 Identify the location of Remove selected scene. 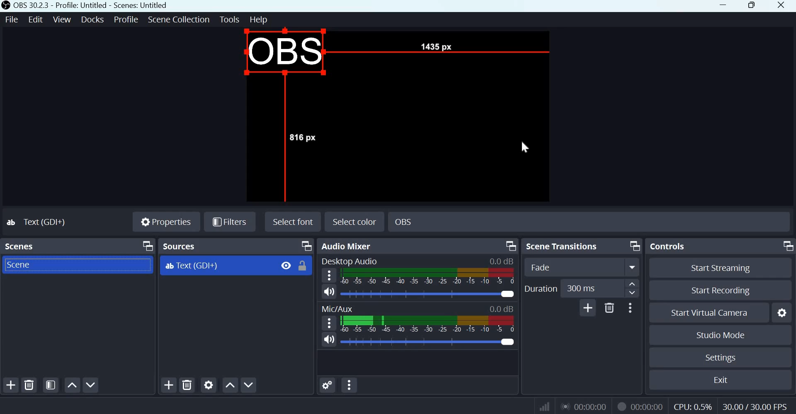
(30, 385).